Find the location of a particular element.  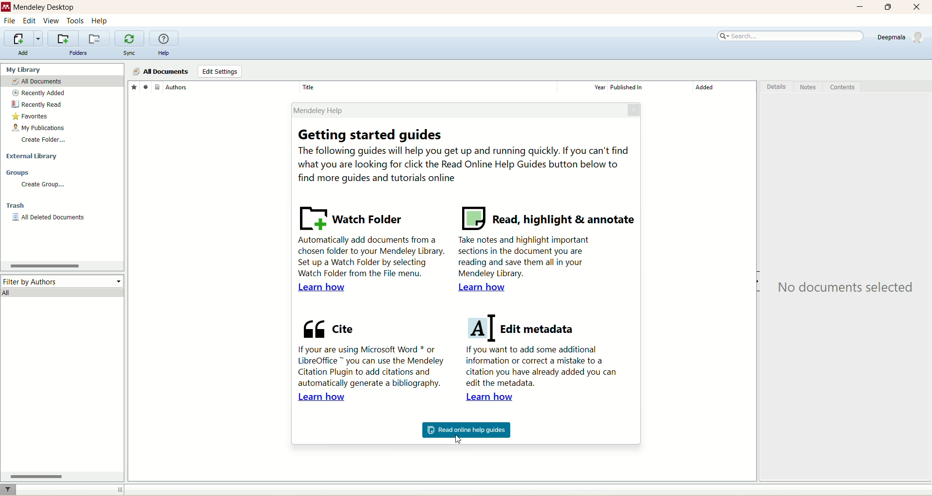

Authors is located at coordinates (231, 86).